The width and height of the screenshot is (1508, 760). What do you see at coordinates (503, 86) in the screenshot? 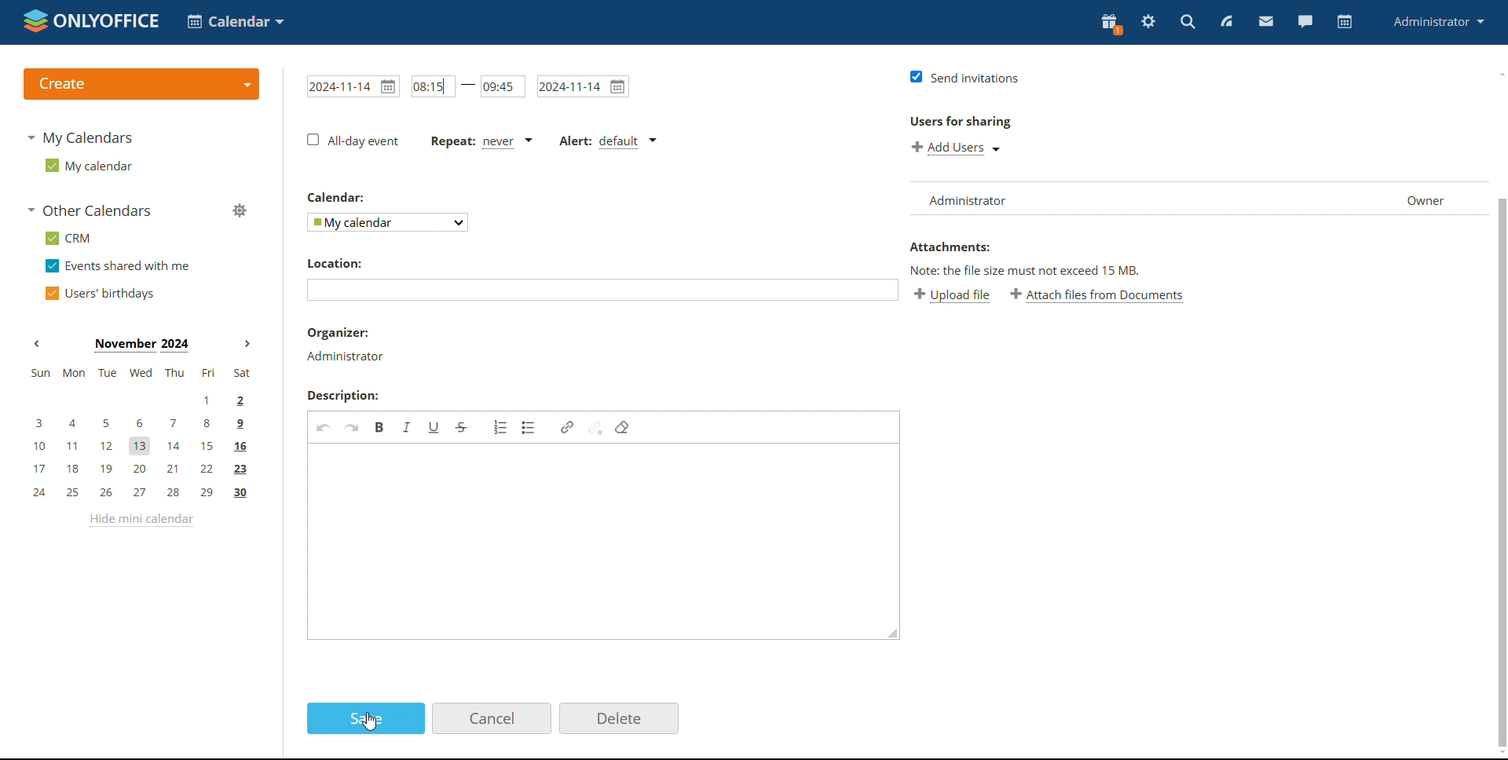
I see `end time` at bounding box center [503, 86].